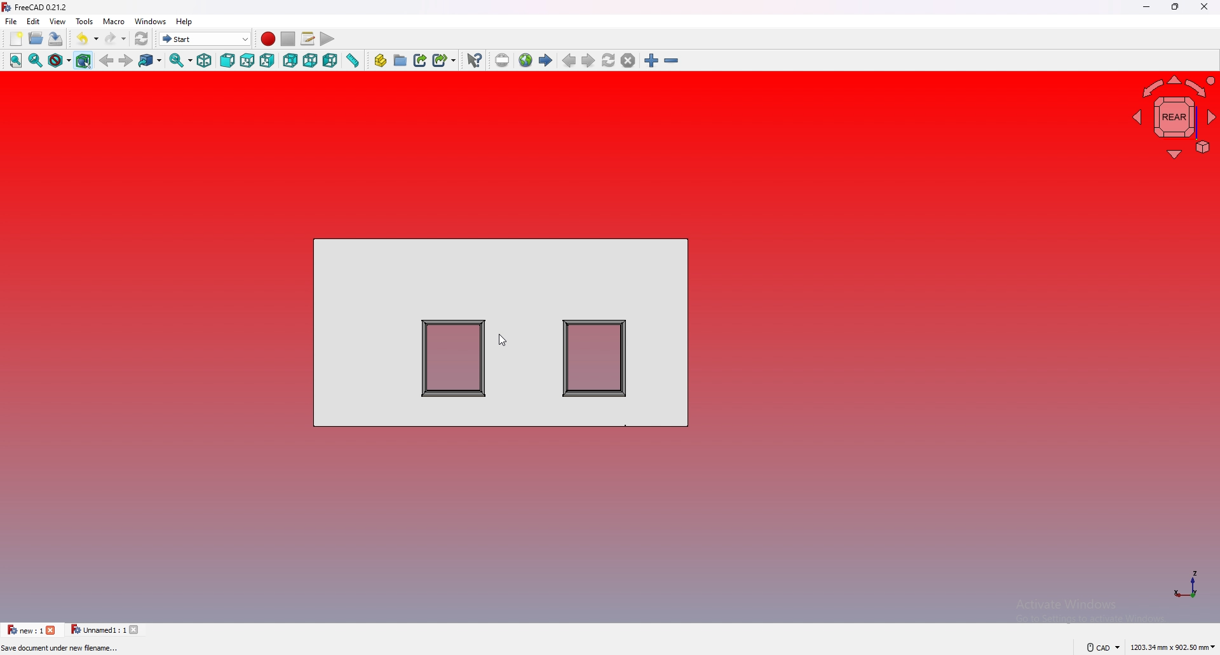 The image size is (1220, 655). I want to click on new, so click(17, 39).